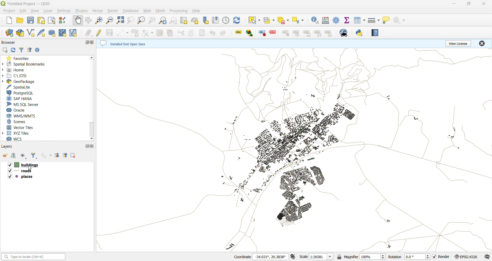  What do you see at coordinates (401, 20) in the screenshot?
I see `no action` at bounding box center [401, 20].